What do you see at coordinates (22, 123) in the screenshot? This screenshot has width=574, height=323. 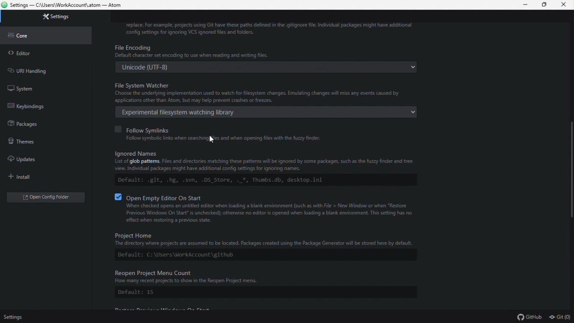 I see `Packages` at bounding box center [22, 123].